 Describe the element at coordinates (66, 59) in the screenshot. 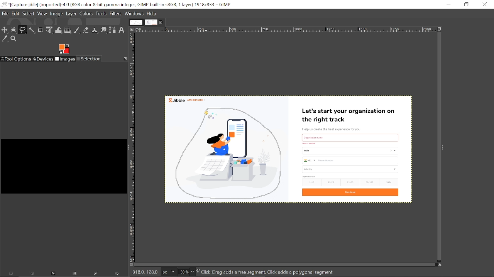

I see `Images` at that location.